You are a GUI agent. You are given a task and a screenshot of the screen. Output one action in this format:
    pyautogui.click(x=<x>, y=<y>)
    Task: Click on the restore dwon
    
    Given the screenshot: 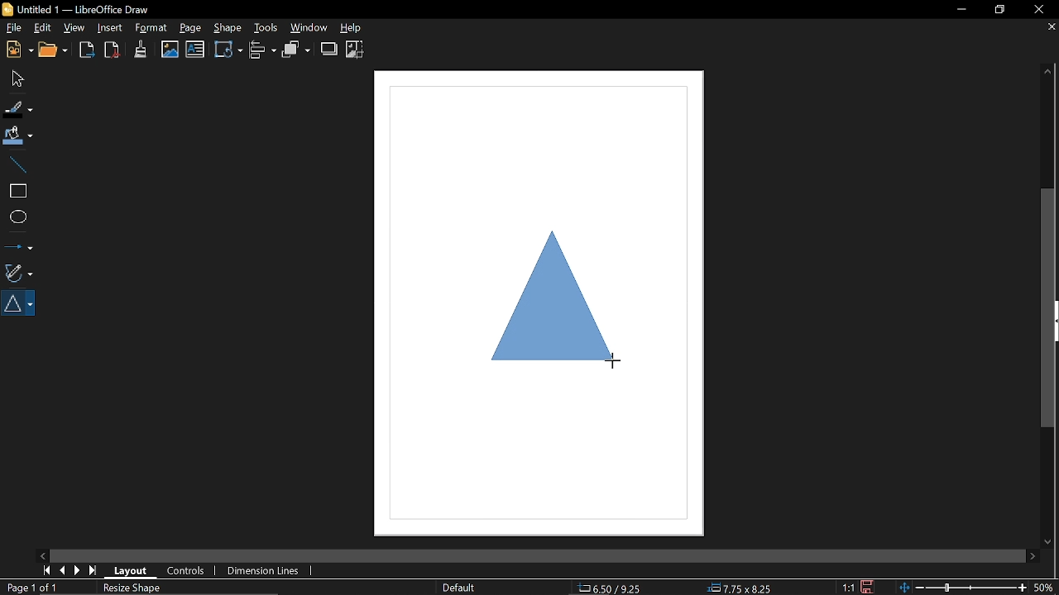 What is the action you would take?
    pyautogui.click(x=1000, y=11)
    